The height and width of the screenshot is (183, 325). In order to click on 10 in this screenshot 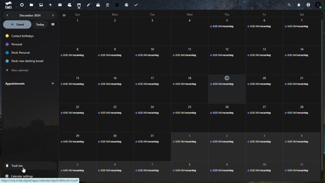, I will do `click(152, 61)`.